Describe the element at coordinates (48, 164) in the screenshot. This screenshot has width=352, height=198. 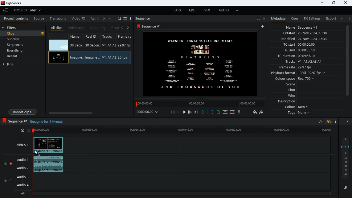
I see `audio` at that location.